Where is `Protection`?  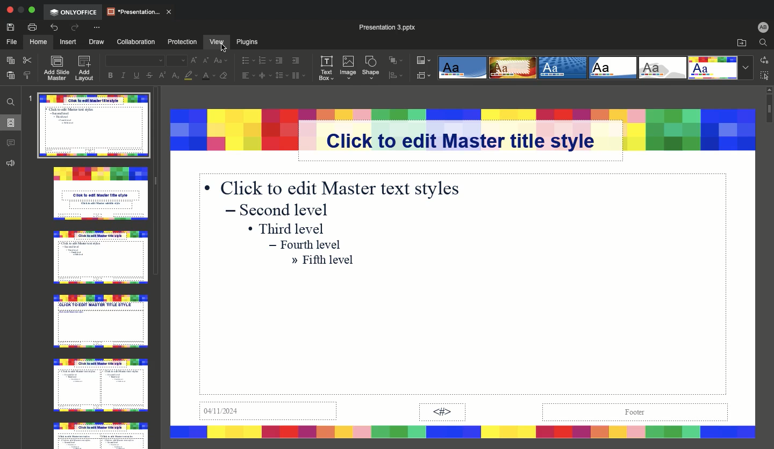
Protection is located at coordinates (178, 42).